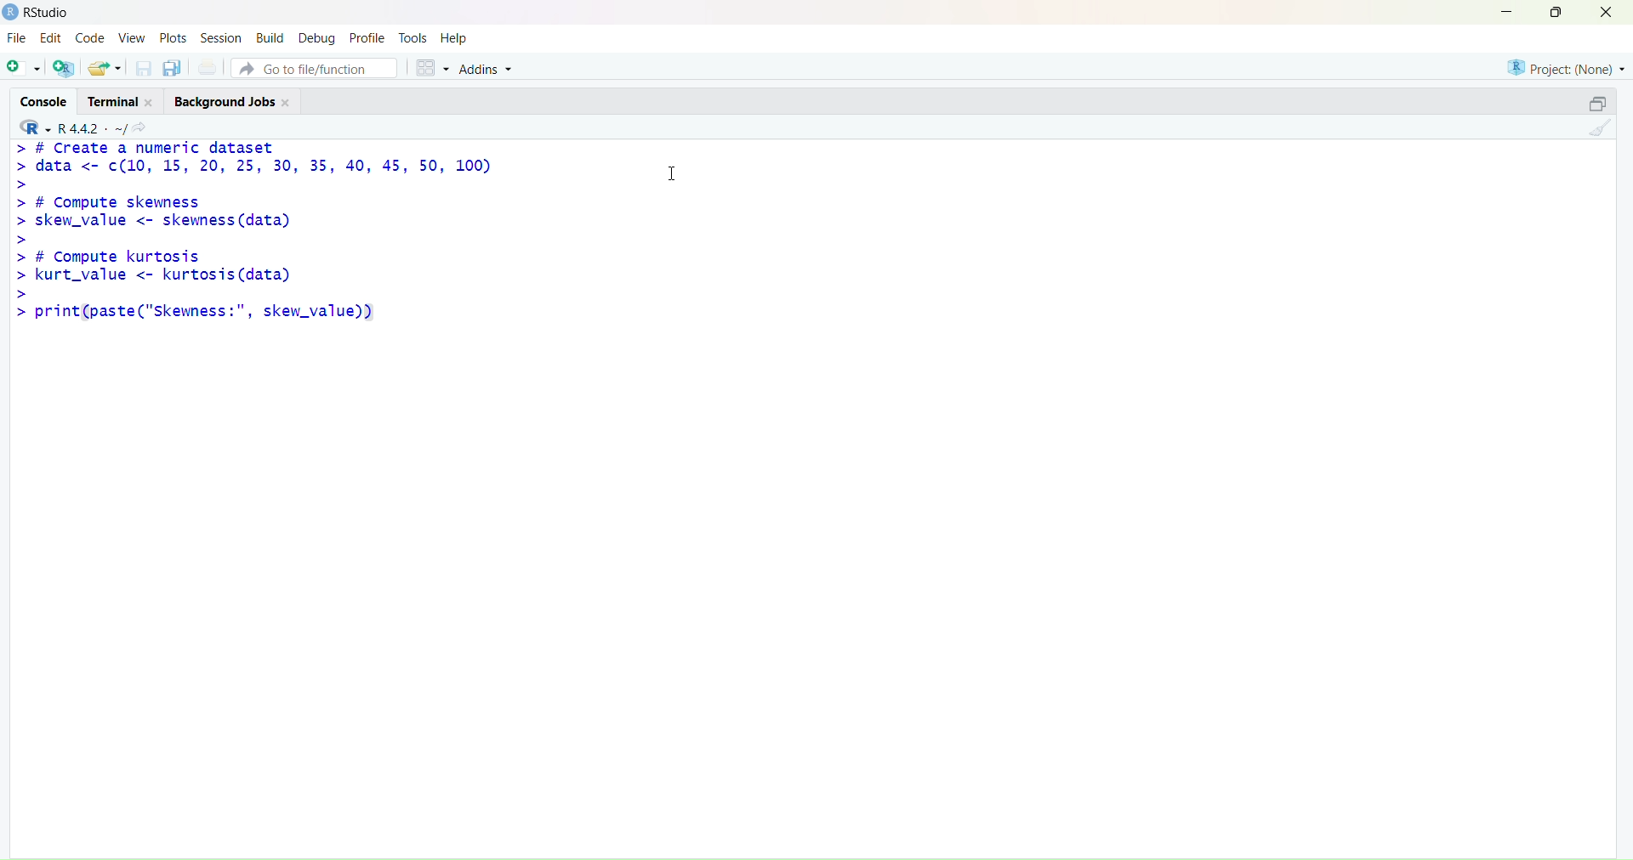 Image resolution: width=1633 pixels, height=860 pixels. Describe the element at coordinates (270, 37) in the screenshot. I see `Build` at that location.